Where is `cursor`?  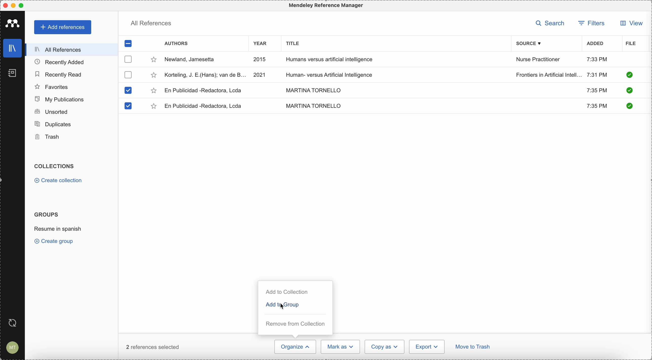 cursor is located at coordinates (283, 306).